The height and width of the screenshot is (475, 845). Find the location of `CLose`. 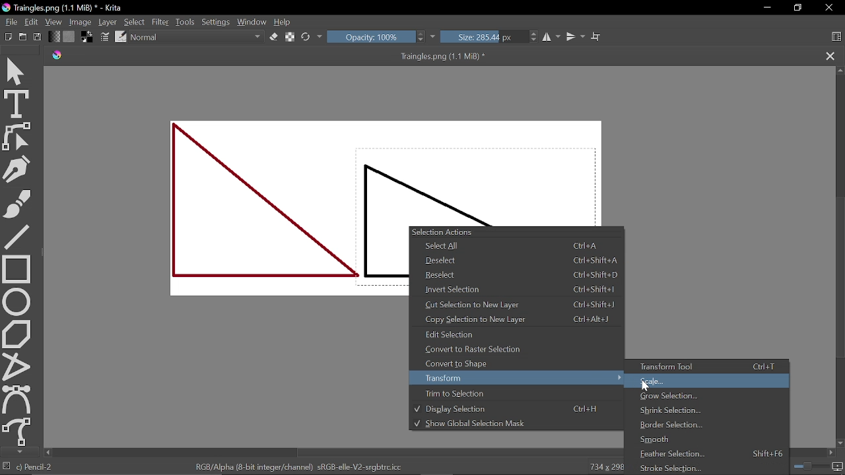

CLose is located at coordinates (829, 8).